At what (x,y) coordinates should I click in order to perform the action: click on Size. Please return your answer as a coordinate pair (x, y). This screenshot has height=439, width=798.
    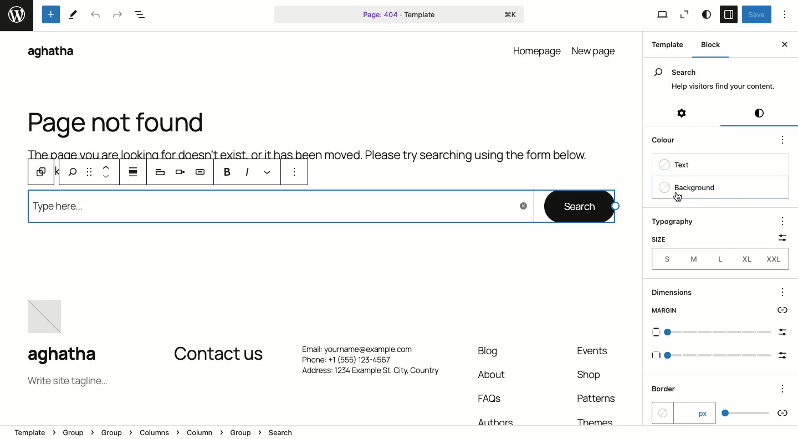
    Looking at the image, I should click on (661, 239).